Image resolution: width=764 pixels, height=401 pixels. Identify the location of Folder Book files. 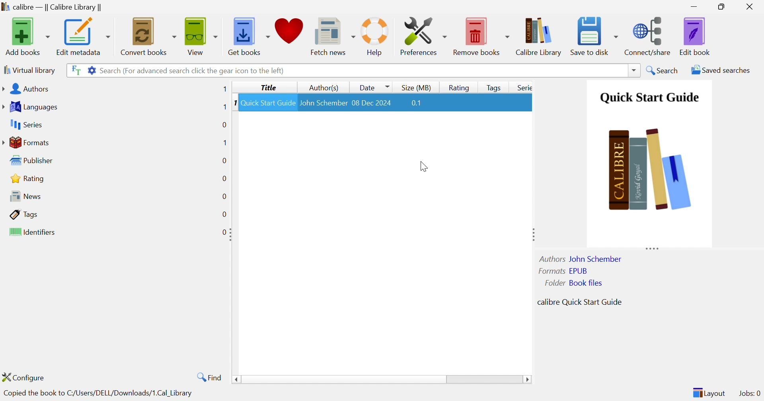
(571, 283).